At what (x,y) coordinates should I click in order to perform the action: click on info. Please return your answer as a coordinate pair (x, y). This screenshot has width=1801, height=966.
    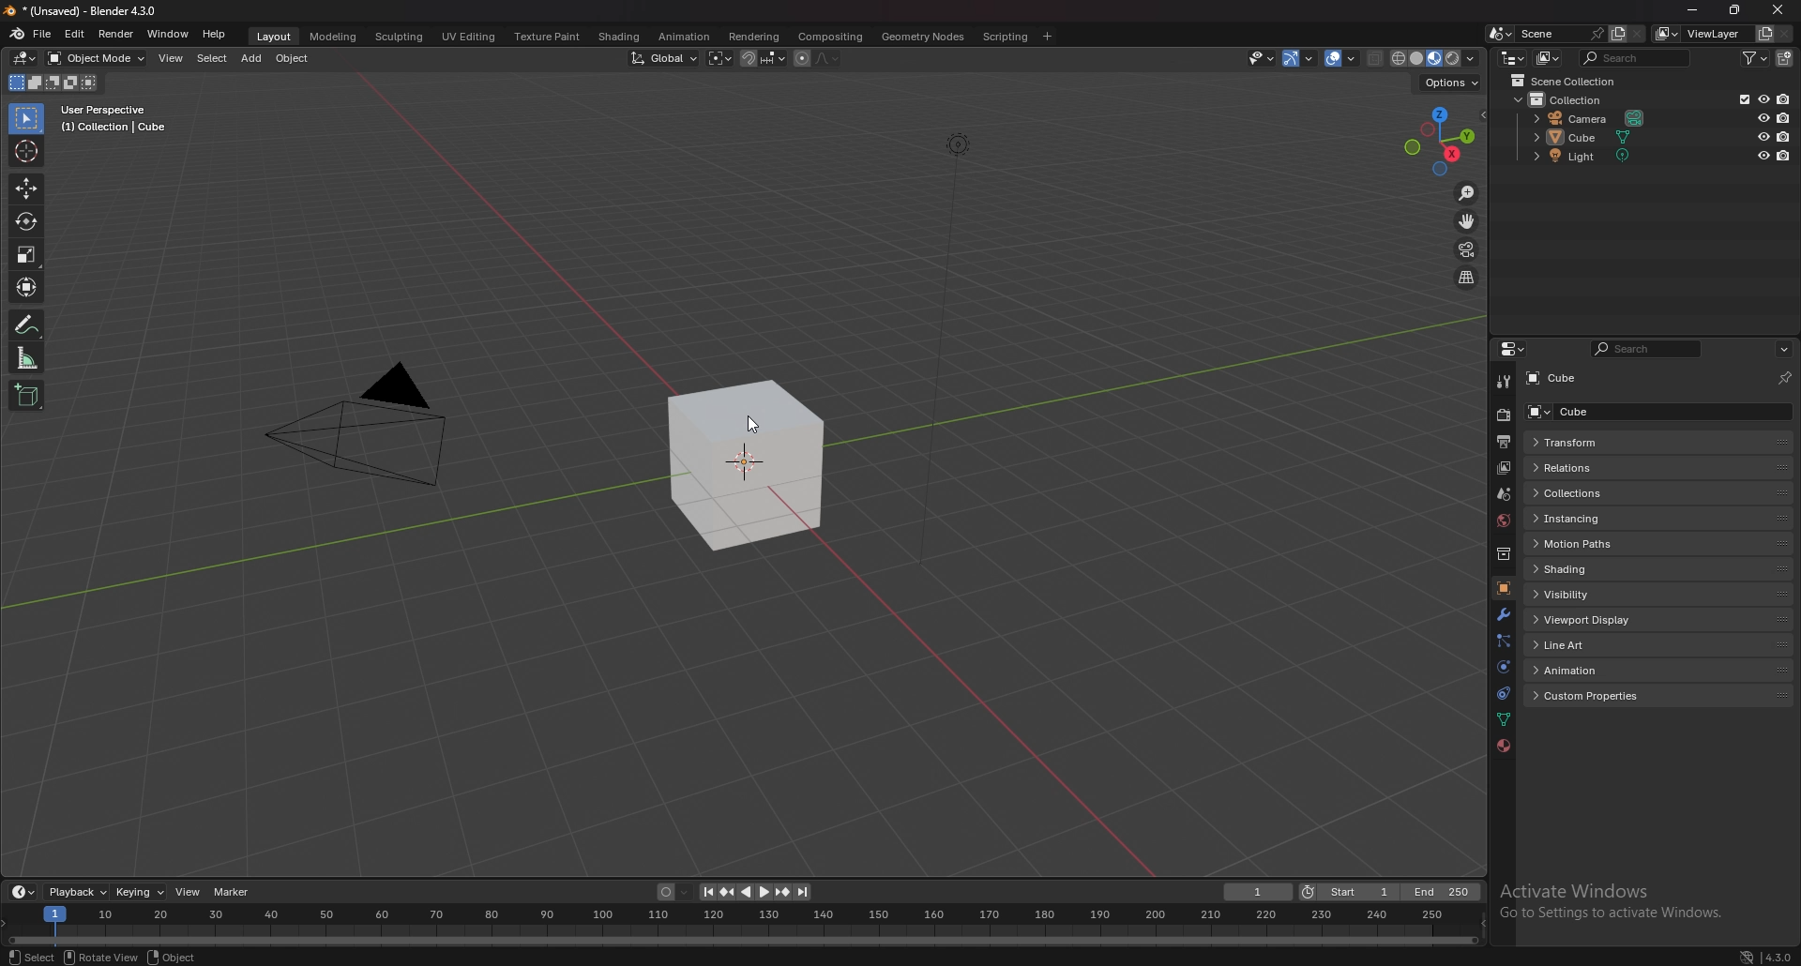
    Looking at the image, I should click on (114, 118).